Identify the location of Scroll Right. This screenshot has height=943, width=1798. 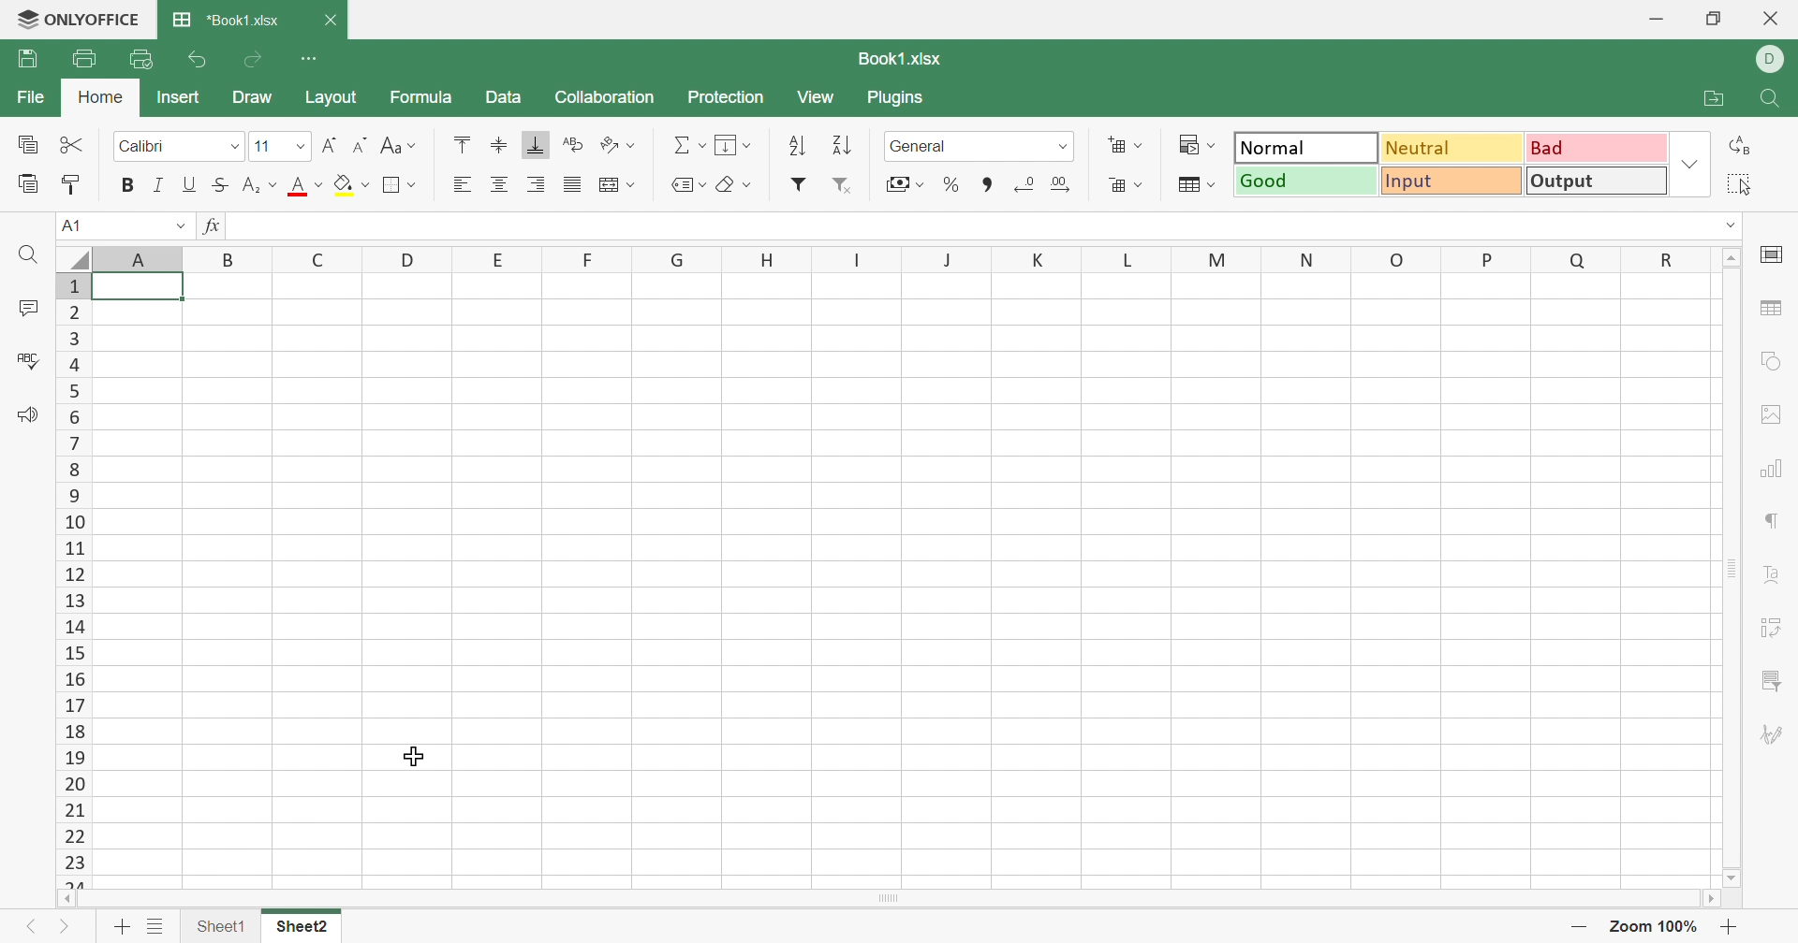
(1709, 898).